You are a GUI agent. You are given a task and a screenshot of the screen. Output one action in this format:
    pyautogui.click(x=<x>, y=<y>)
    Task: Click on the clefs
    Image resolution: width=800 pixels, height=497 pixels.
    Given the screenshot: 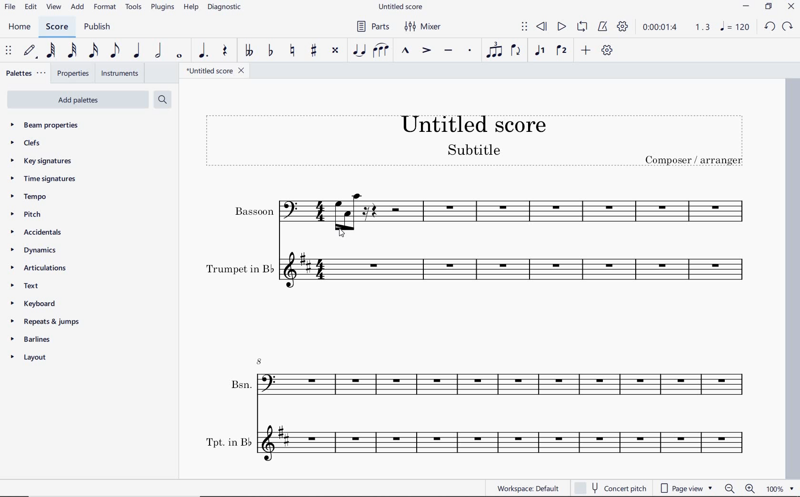 What is the action you would take?
    pyautogui.click(x=26, y=143)
    